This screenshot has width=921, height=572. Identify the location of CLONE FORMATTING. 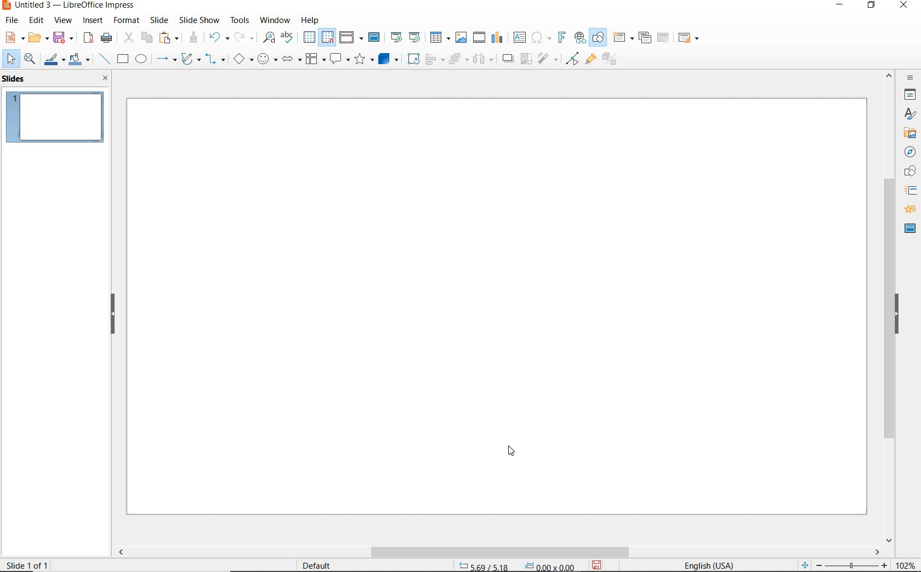
(194, 38).